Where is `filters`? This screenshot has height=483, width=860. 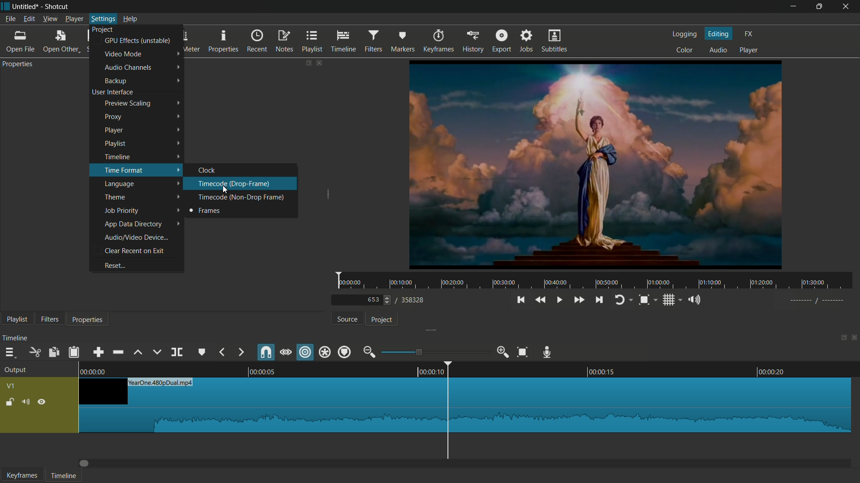 filters is located at coordinates (49, 319).